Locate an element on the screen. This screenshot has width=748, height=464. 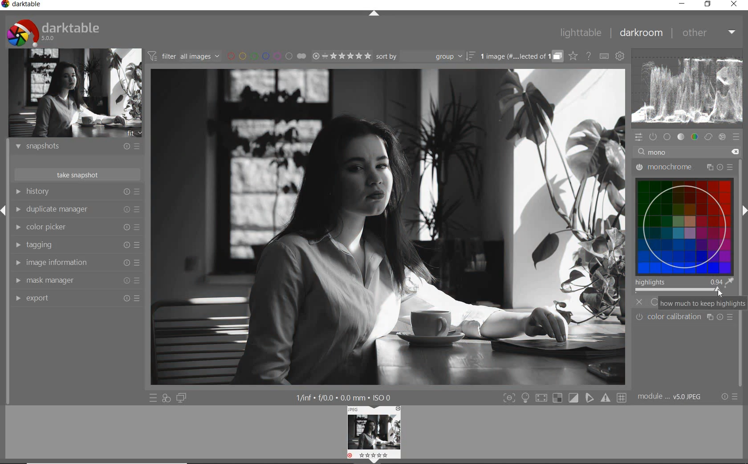
correct is located at coordinates (708, 136).